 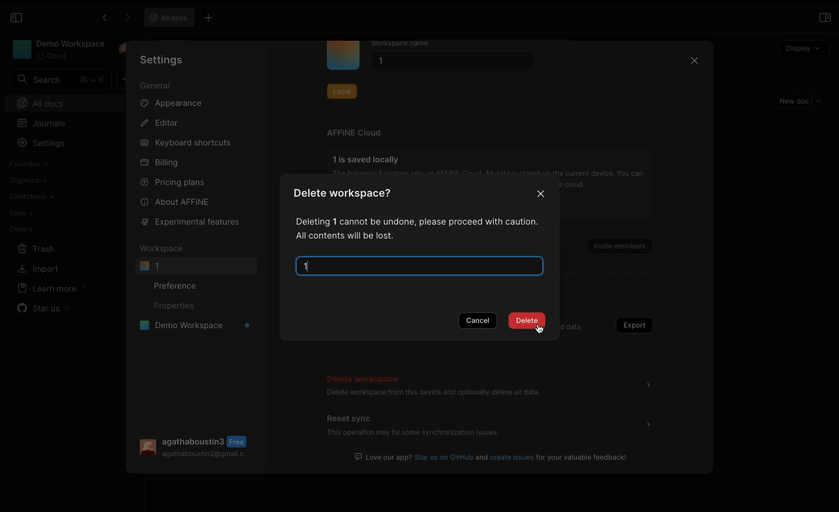 What do you see at coordinates (160, 163) in the screenshot?
I see `Billing` at bounding box center [160, 163].